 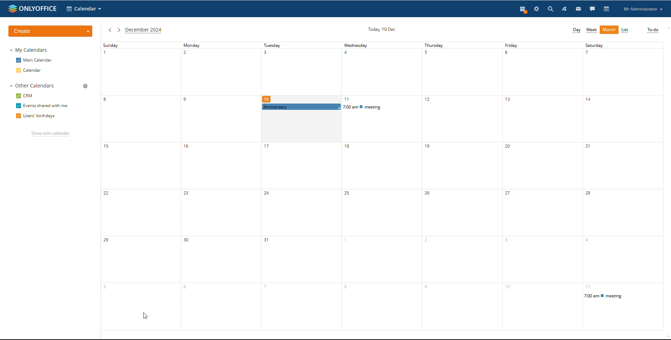 What do you see at coordinates (536, 9) in the screenshot?
I see `settings` at bounding box center [536, 9].